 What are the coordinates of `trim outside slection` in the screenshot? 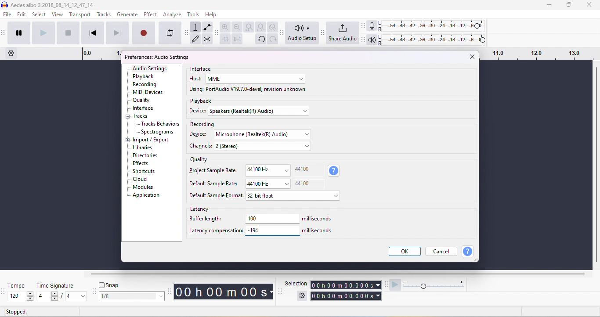 It's located at (227, 40).